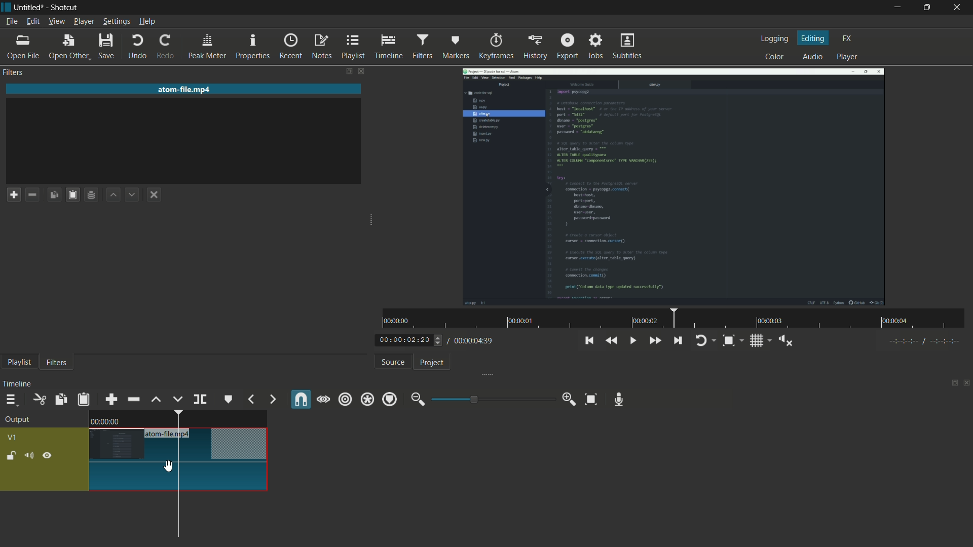 This screenshot has width=973, height=547. Describe the element at coordinates (678, 341) in the screenshot. I see `skip to the next point` at that location.